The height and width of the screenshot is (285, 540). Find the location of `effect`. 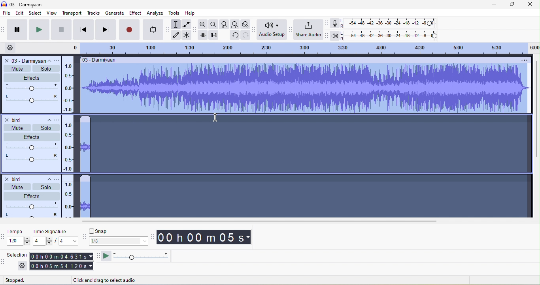

effect is located at coordinates (31, 77).